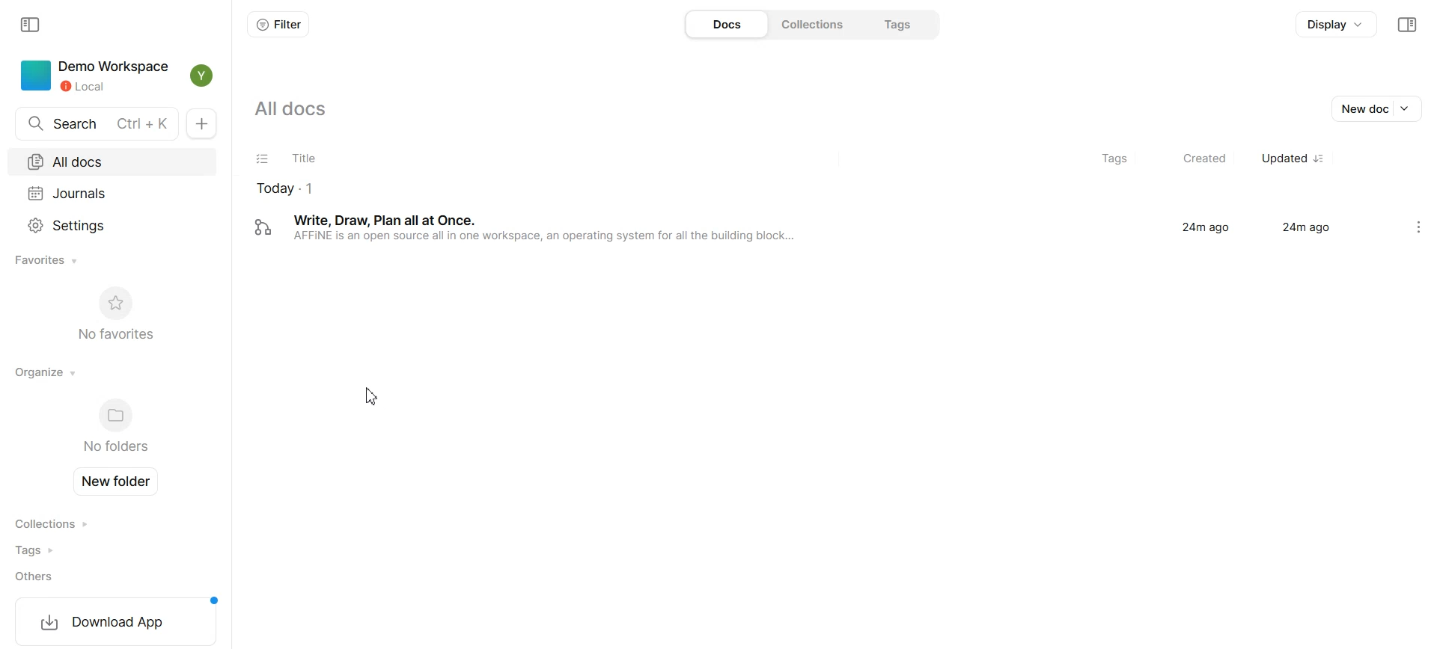 This screenshot has height=649, width=1437. What do you see at coordinates (1406, 25) in the screenshot?
I see `Collapse sidebar` at bounding box center [1406, 25].